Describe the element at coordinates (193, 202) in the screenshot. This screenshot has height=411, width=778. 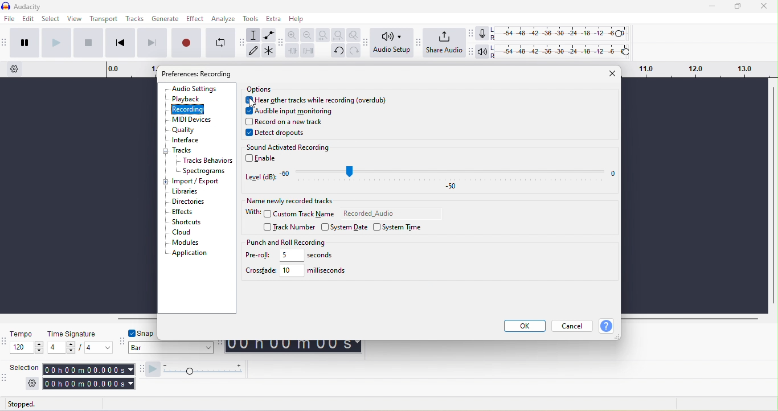
I see `directories` at that location.